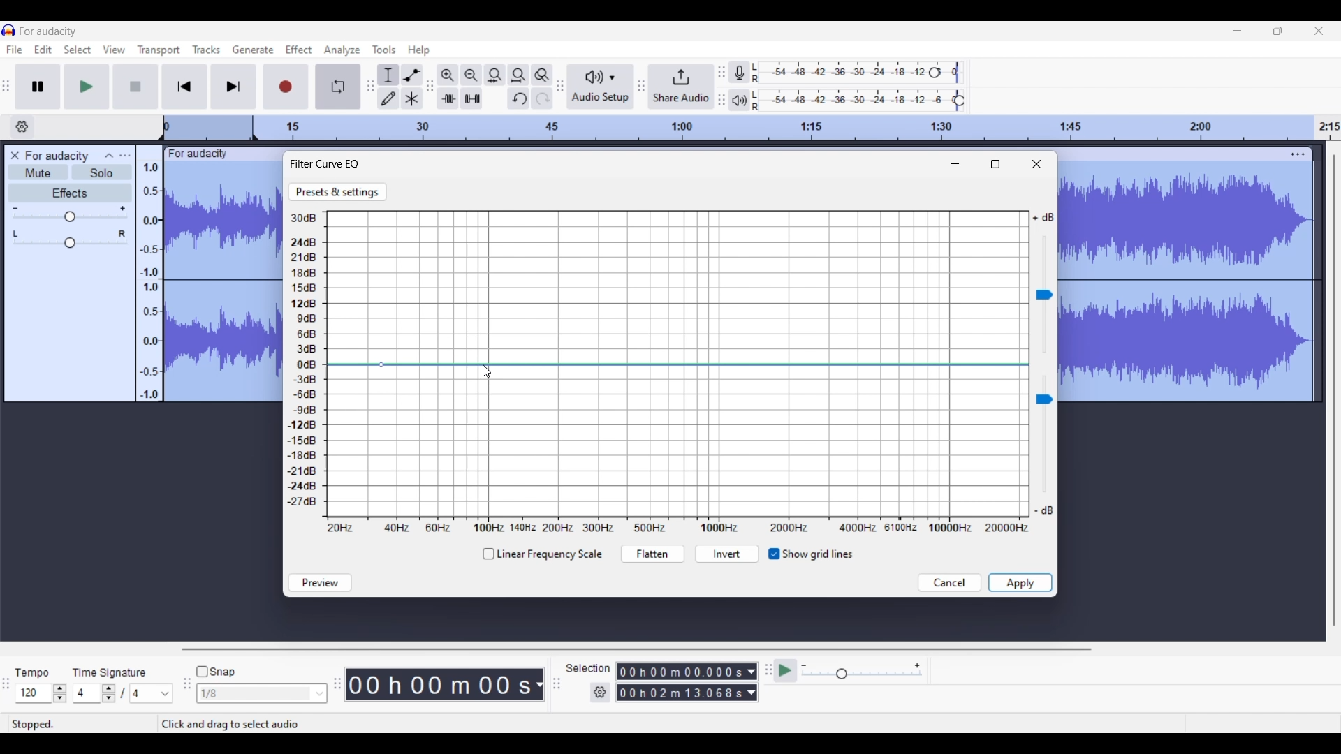 This screenshot has width=1341, height=754. Describe the element at coordinates (110, 154) in the screenshot. I see `Collapse` at that location.